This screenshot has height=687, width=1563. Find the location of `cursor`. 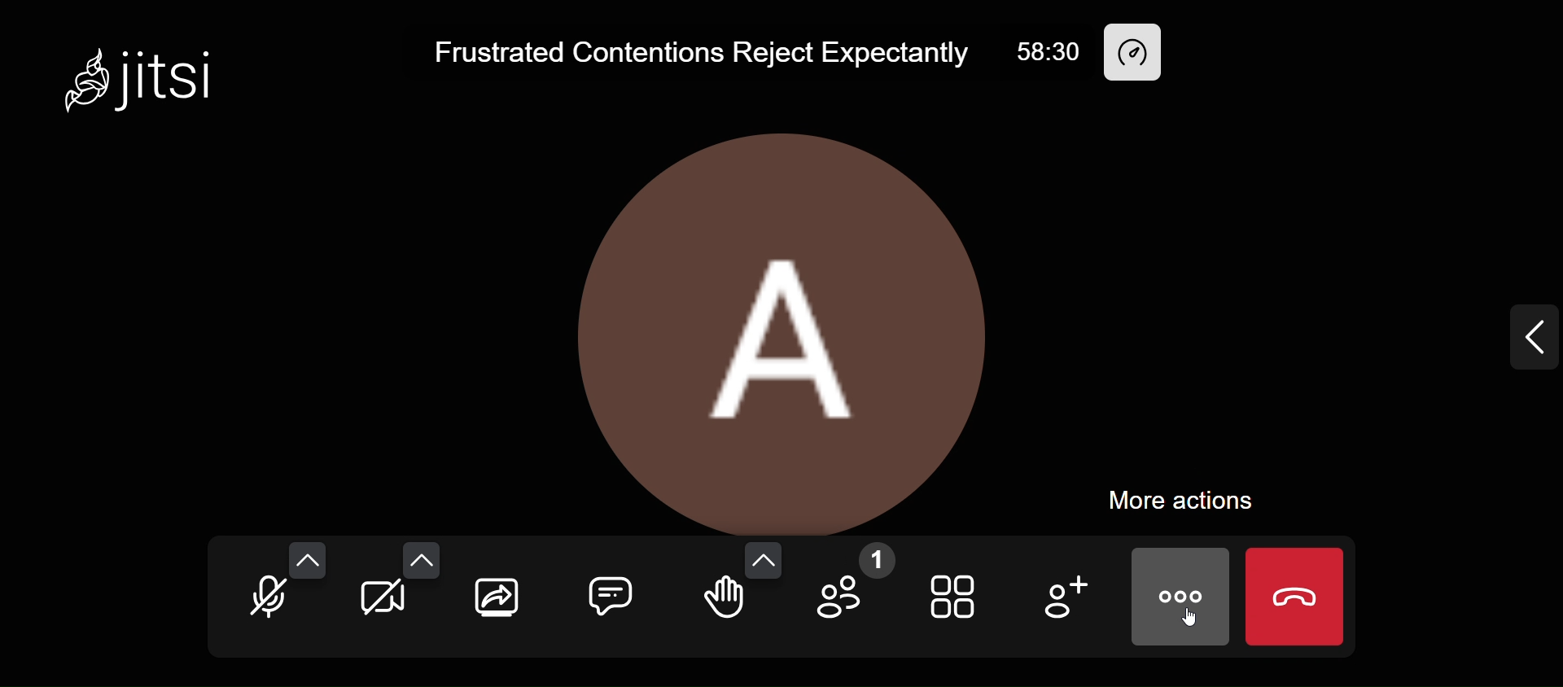

cursor is located at coordinates (1194, 619).